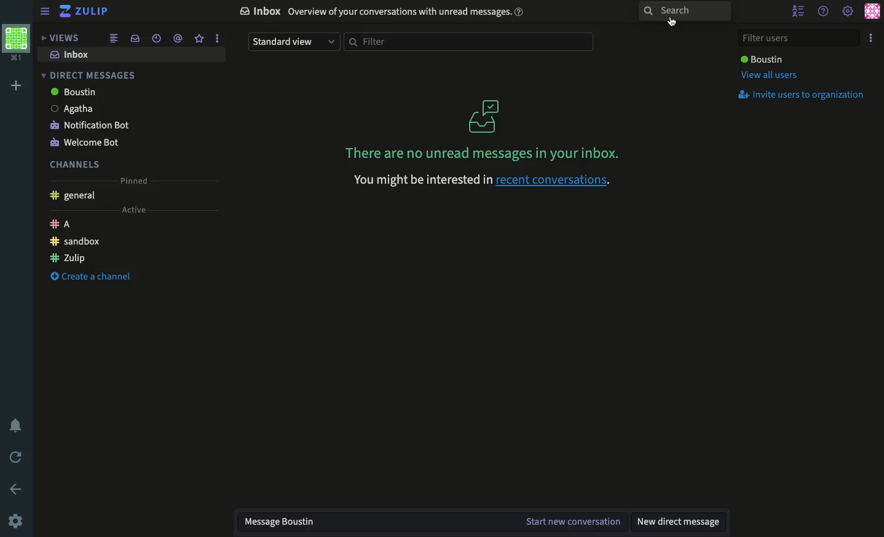 The image size is (884, 537). What do you see at coordinates (848, 10) in the screenshot?
I see `Settings` at bounding box center [848, 10].